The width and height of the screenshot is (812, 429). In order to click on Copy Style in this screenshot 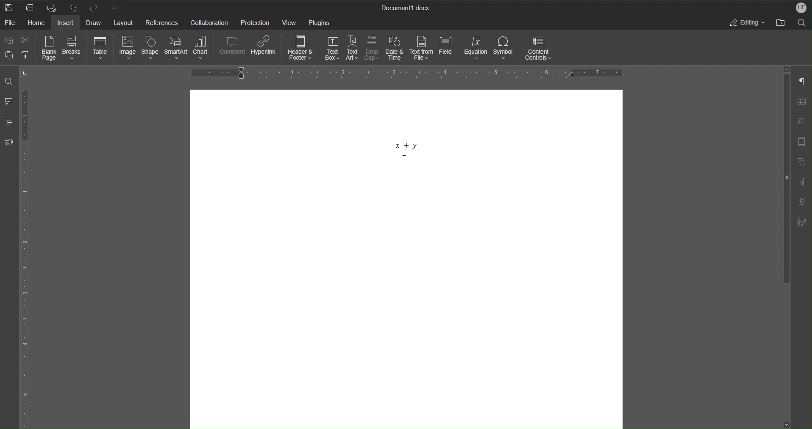, I will do `click(26, 55)`.